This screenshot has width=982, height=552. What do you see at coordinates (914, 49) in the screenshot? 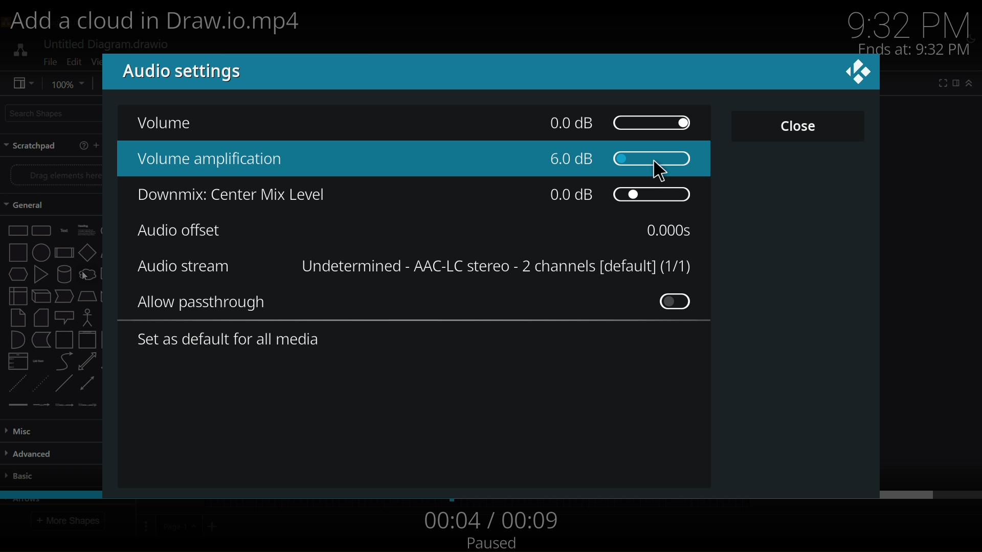
I see `Ends at: 9:32 PM` at bounding box center [914, 49].